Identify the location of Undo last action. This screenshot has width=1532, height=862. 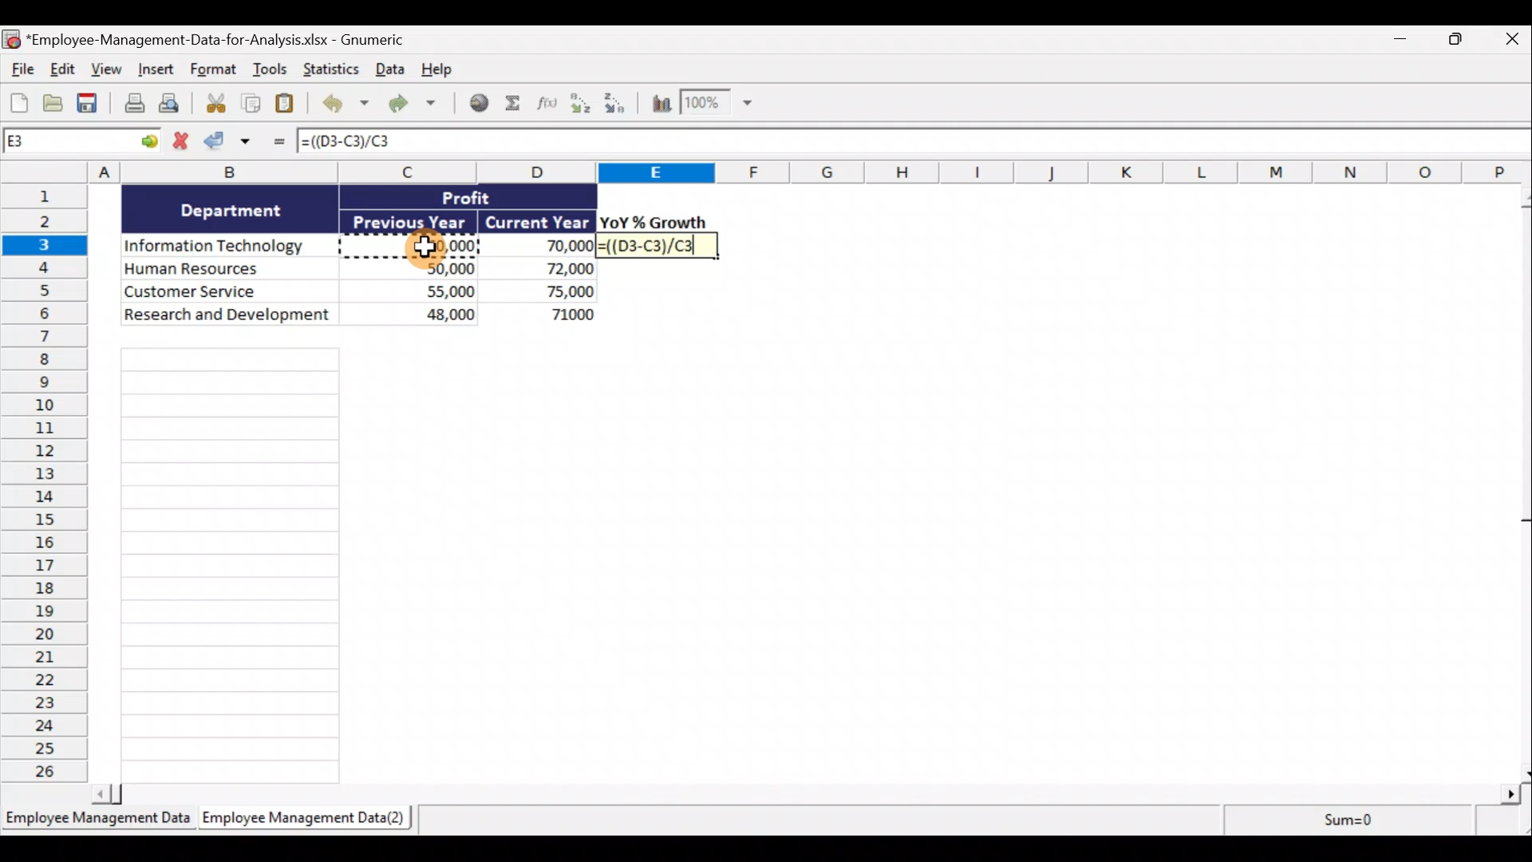
(342, 105).